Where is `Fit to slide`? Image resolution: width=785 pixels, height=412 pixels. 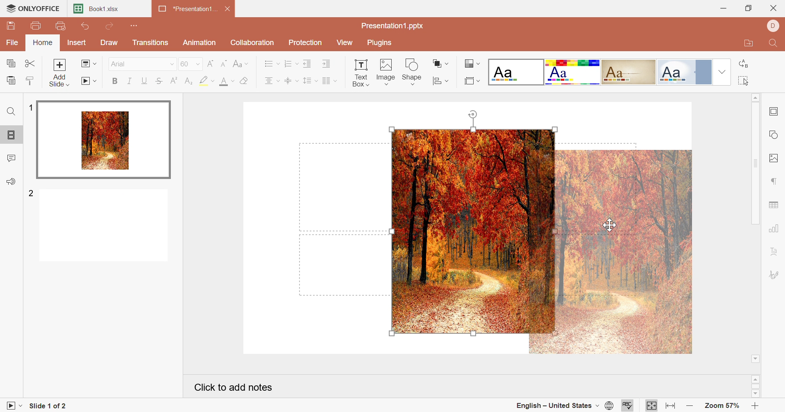
Fit to slide is located at coordinates (651, 405).